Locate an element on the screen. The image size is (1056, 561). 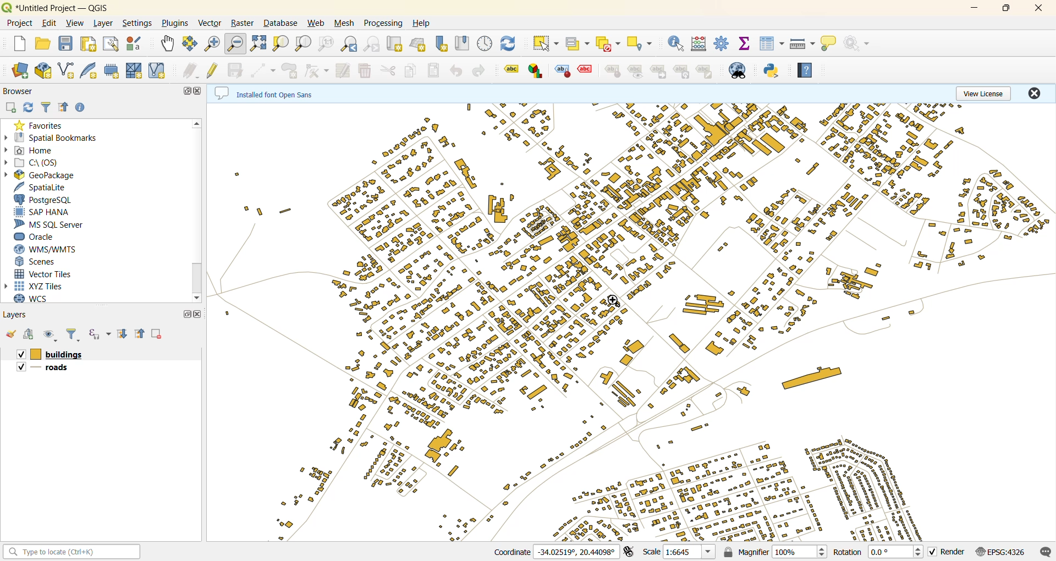
label is located at coordinates (536, 72).